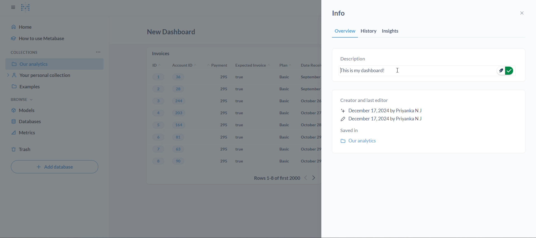 This screenshot has width=536, height=238. Describe the element at coordinates (523, 12) in the screenshot. I see `close` at that location.